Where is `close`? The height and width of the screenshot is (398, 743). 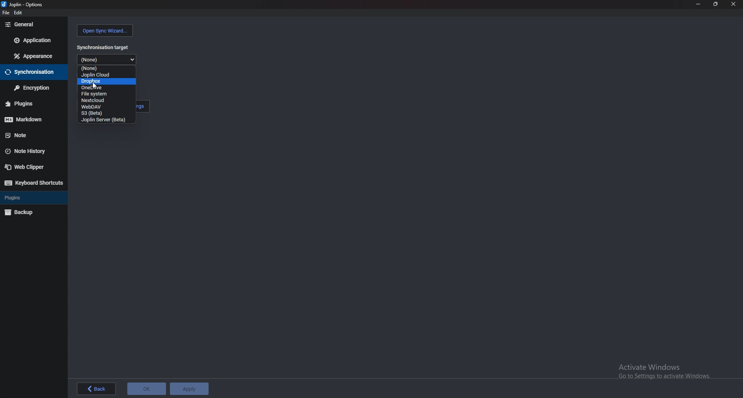
close is located at coordinates (733, 4).